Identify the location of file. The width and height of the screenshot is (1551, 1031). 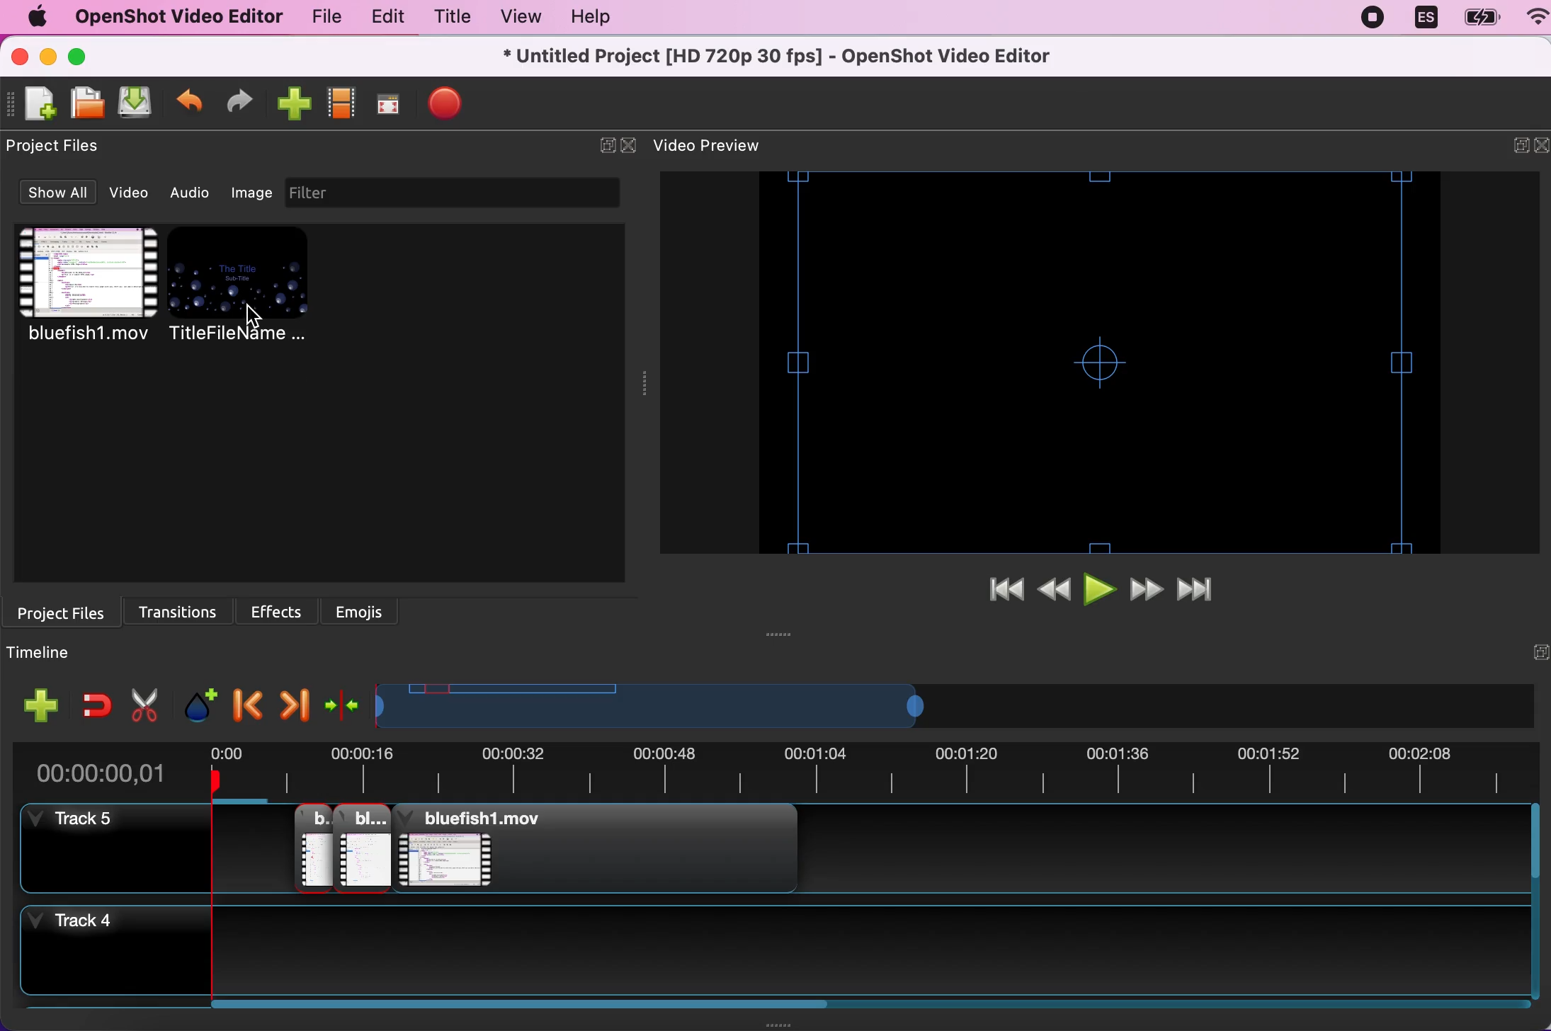
(322, 20).